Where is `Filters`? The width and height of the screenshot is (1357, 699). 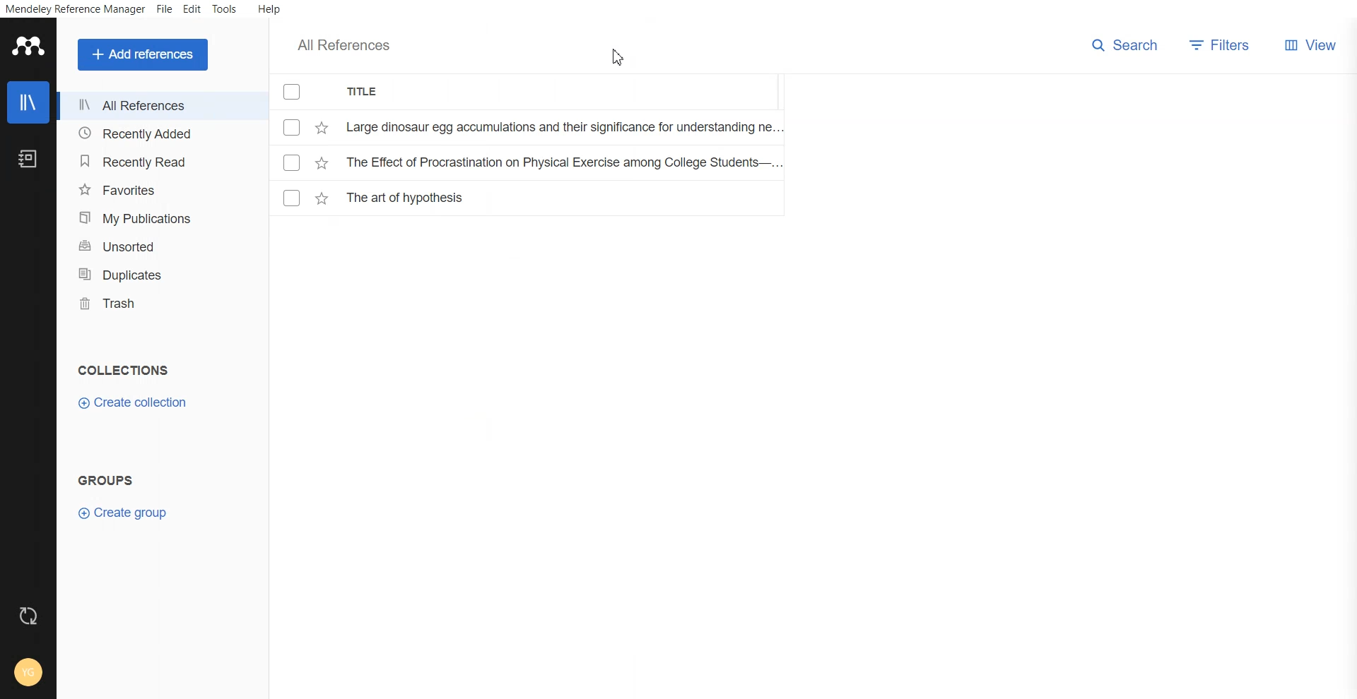 Filters is located at coordinates (1223, 45).